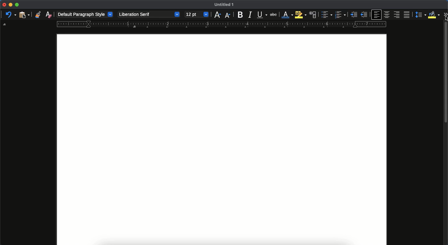  Describe the element at coordinates (273, 14) in the screenshot. I see `strikethrough ` at that location.